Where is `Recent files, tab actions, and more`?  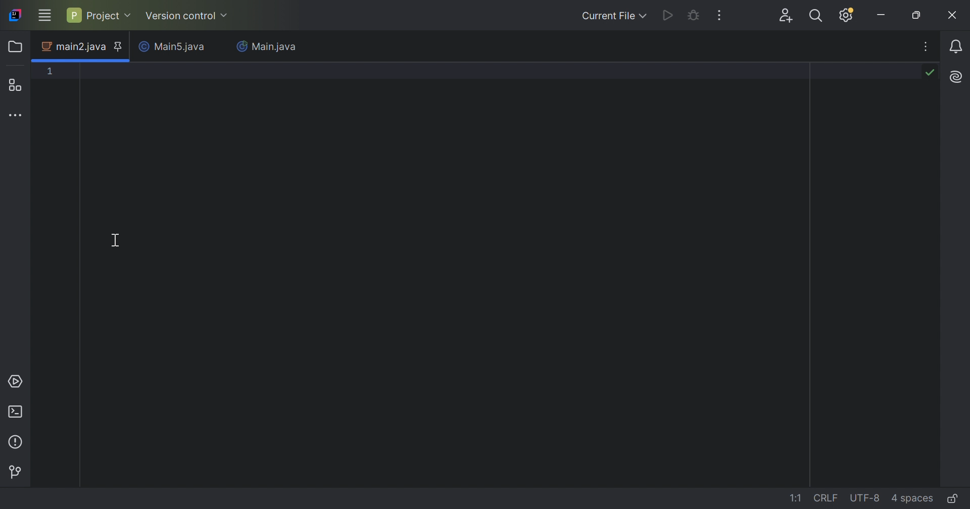
Recent files, tab actions, and more is located at coordinates (927, 46).